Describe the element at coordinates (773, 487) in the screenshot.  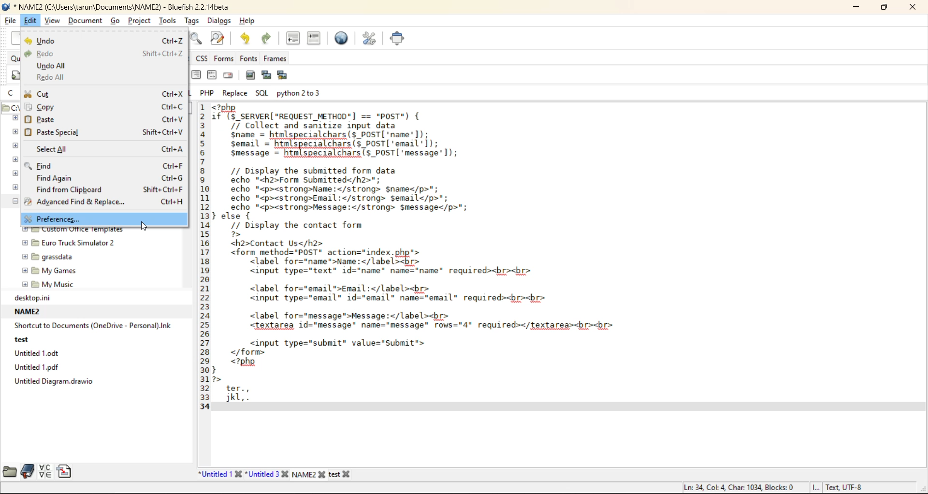
I see `metadata` at that location.